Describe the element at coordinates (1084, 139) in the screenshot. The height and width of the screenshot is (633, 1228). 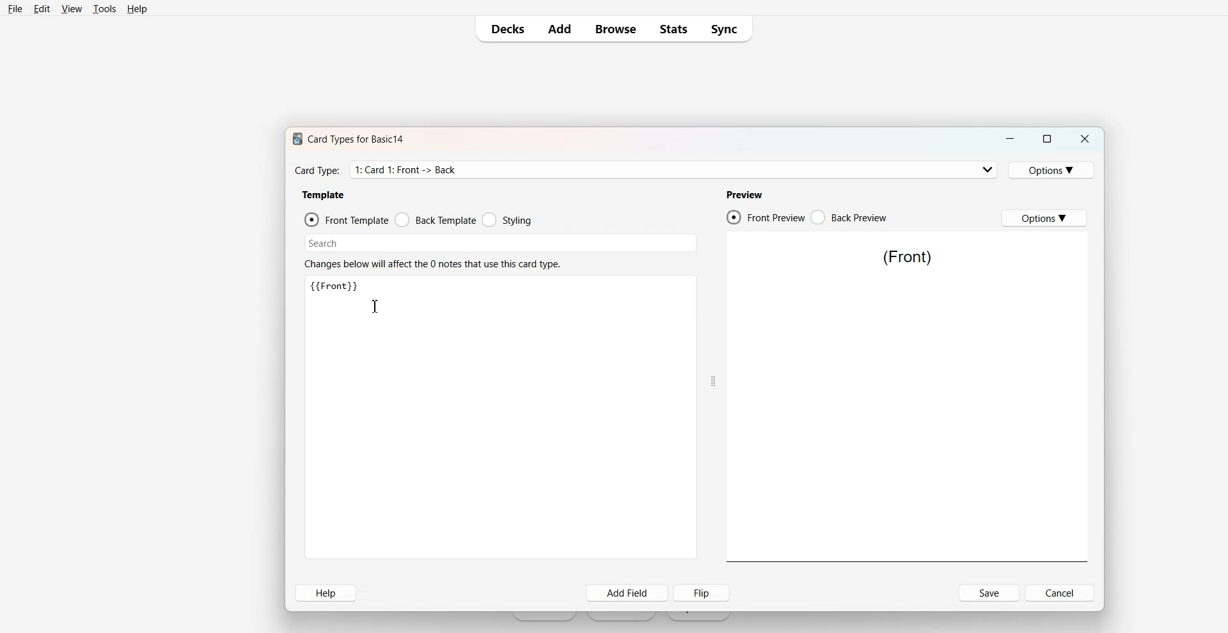
I see `Close` at that location.